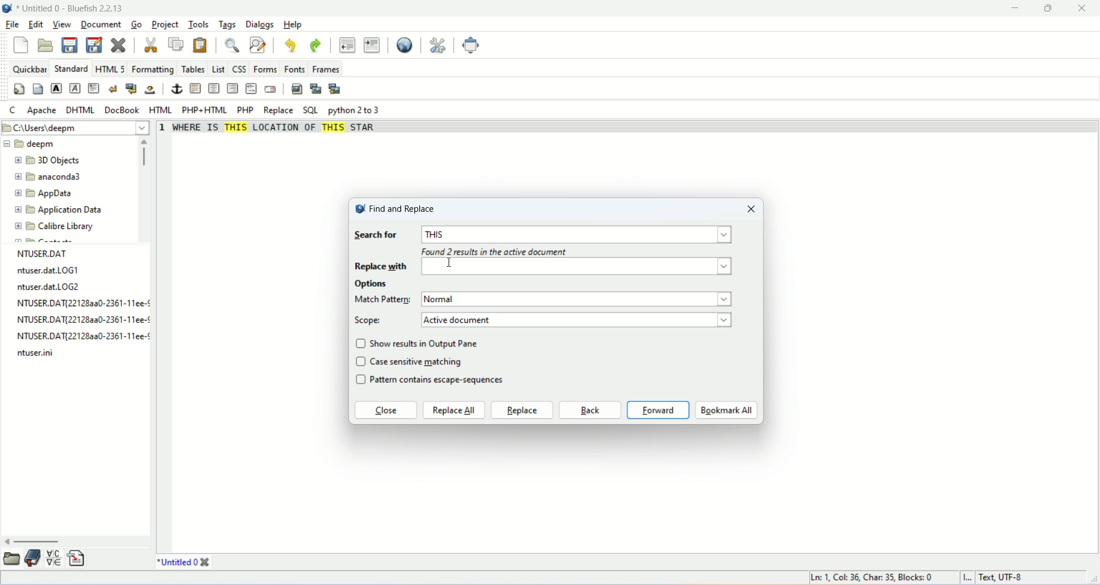 Image resolution: width=1100 pixels, height=585 pixels. I want to click on save as, so click(95, 44).